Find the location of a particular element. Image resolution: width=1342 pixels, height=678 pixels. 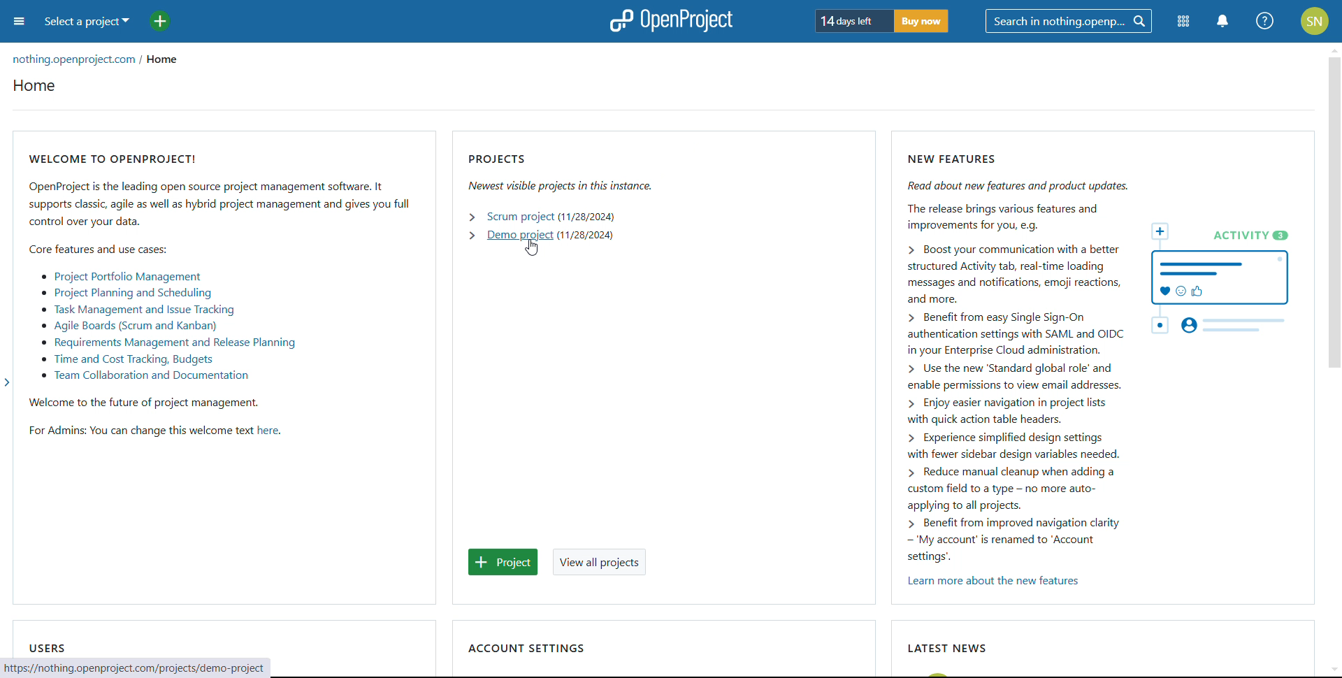

help is located at coordinates (1266, 21).